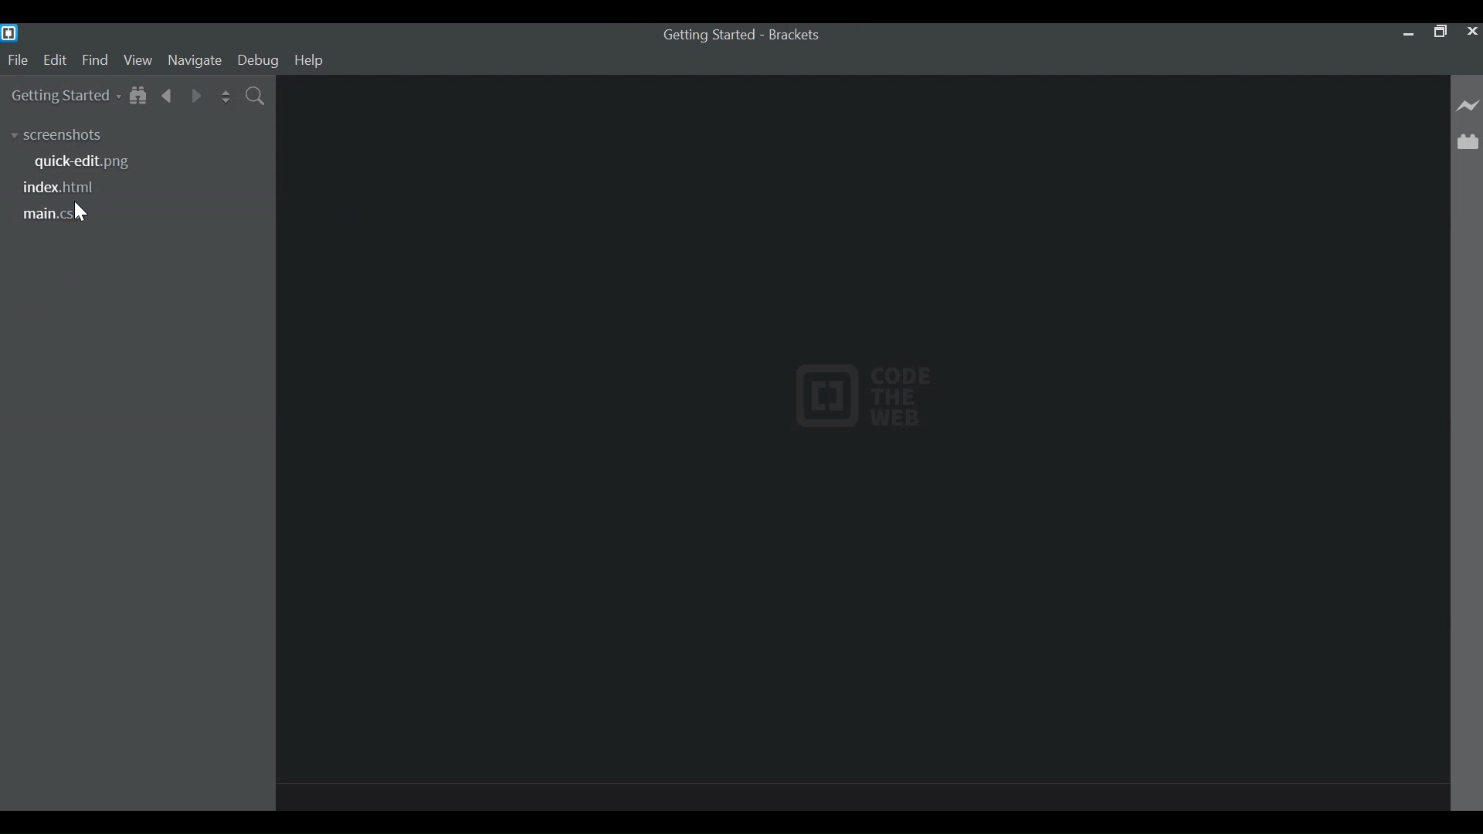 The image size is (1483, 834). I want to click on index.html, so click(62, 188).